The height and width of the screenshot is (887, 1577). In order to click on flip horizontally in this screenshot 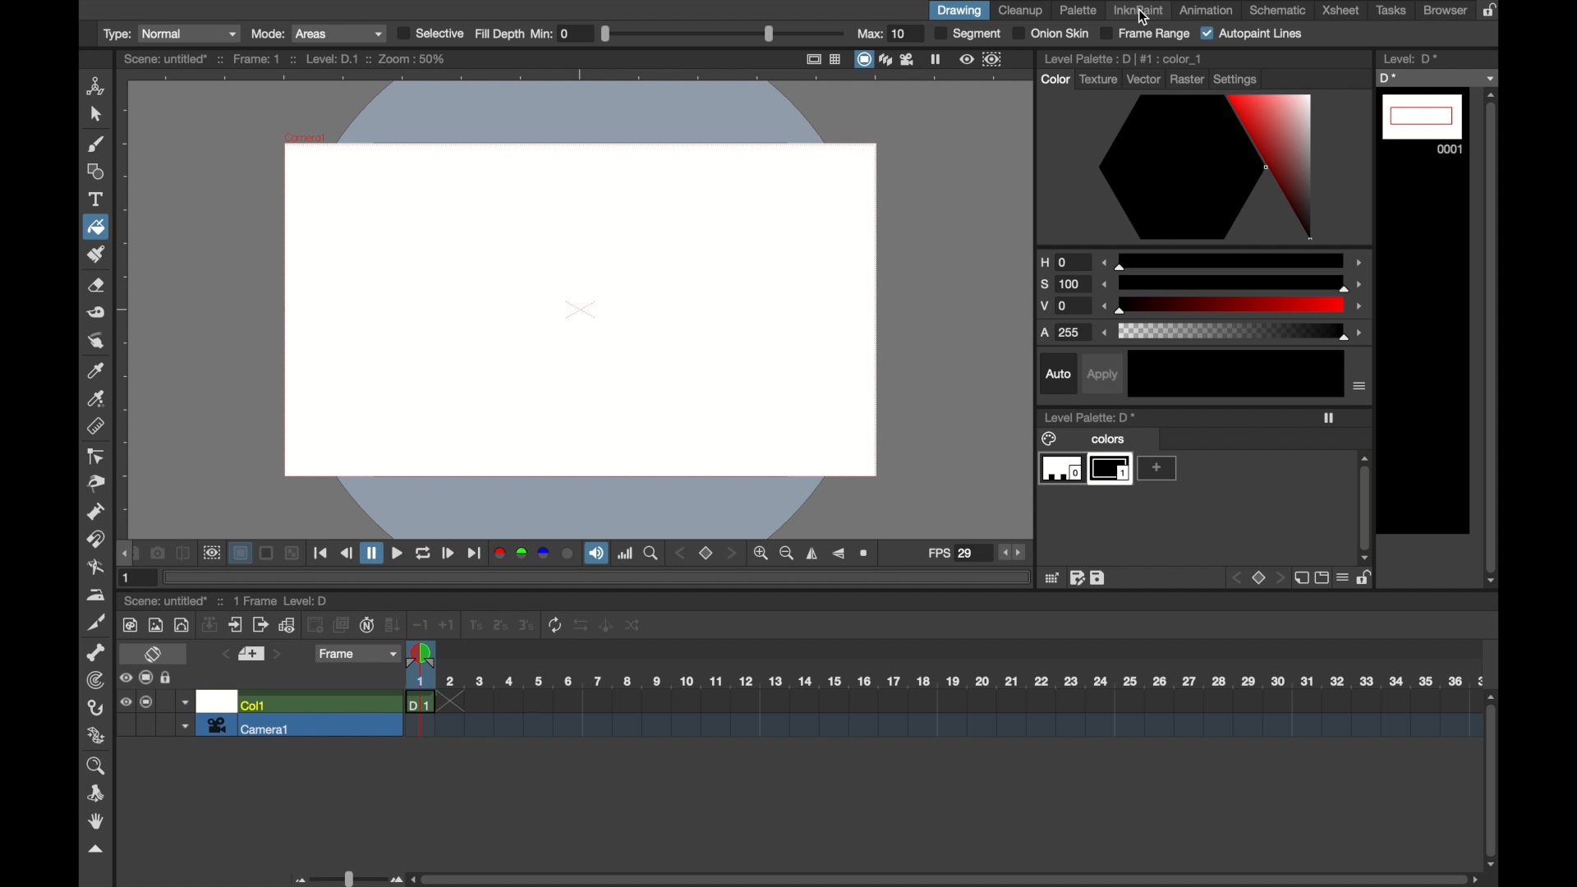, I will do `click(812, 554)`.